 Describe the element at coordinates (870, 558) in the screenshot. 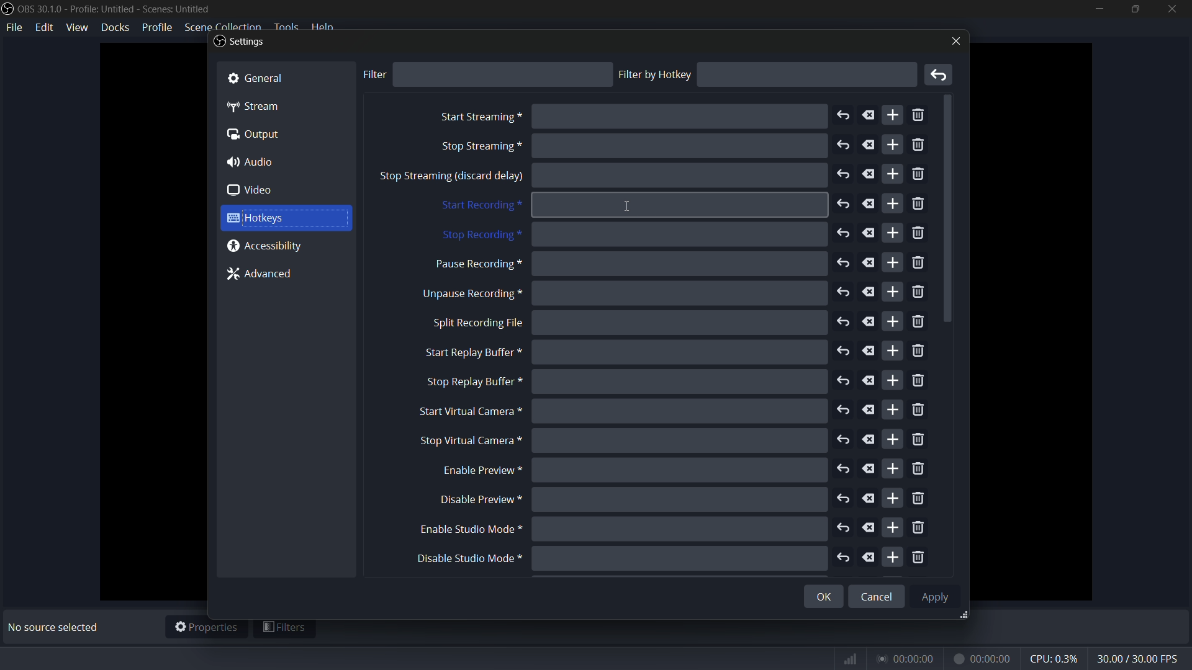

I see `delete` at that location.